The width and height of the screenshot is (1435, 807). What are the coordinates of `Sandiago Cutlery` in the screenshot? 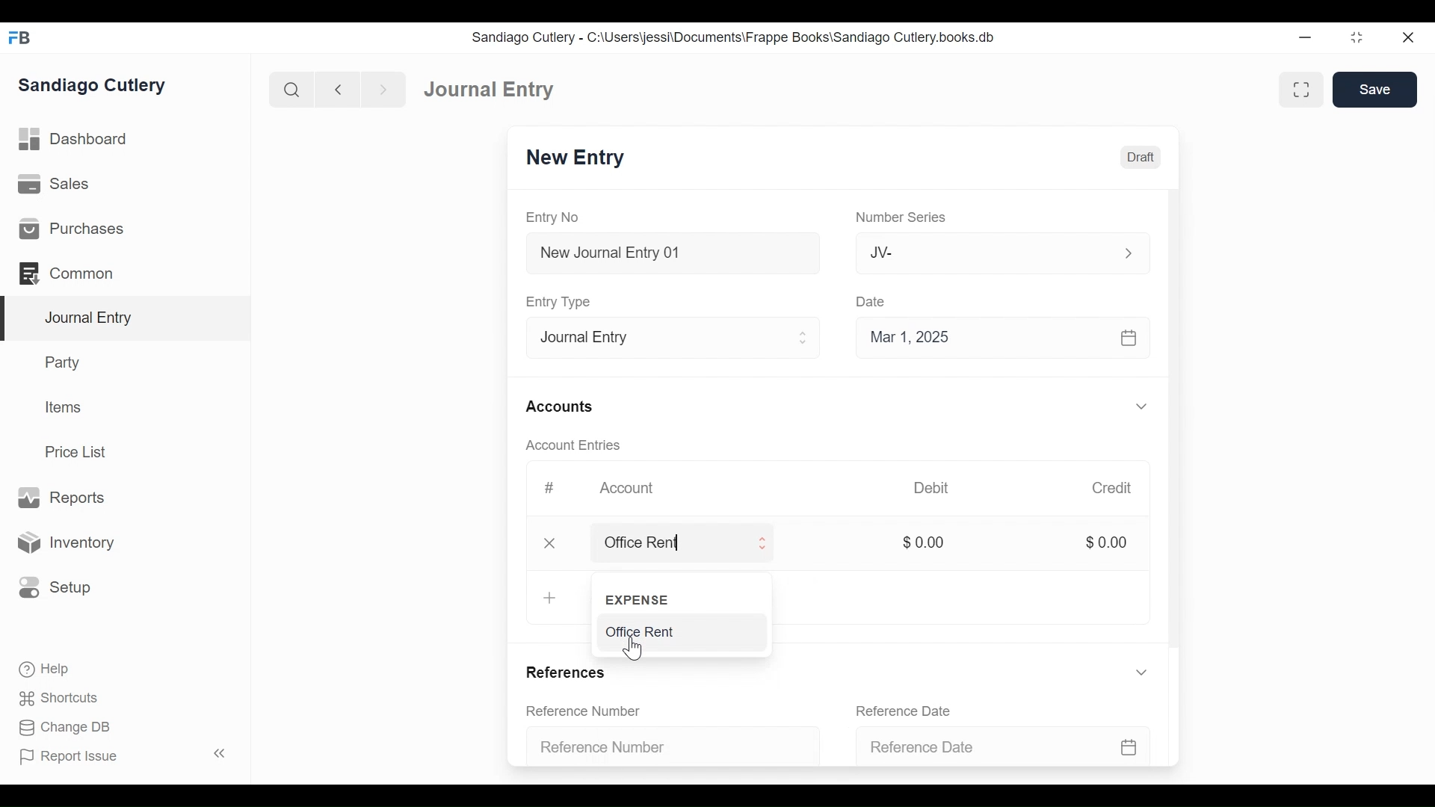 It's located at (100, 87).